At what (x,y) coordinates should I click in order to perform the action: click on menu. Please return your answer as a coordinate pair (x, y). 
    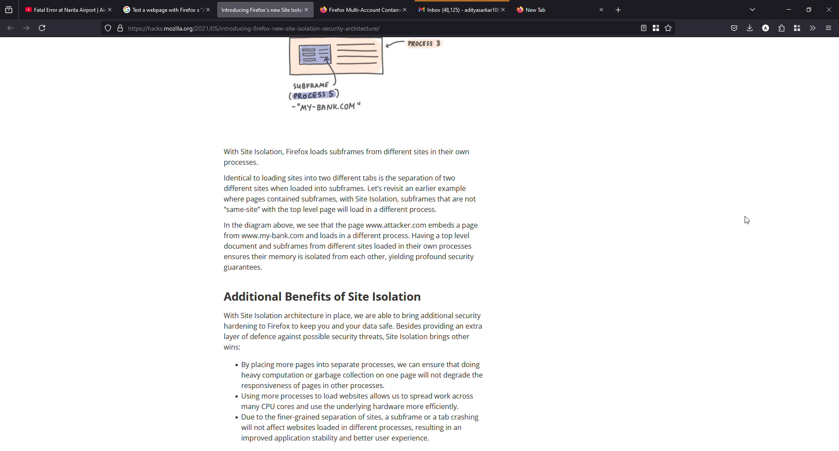
    Looking at the image, I should click on (828, 28).